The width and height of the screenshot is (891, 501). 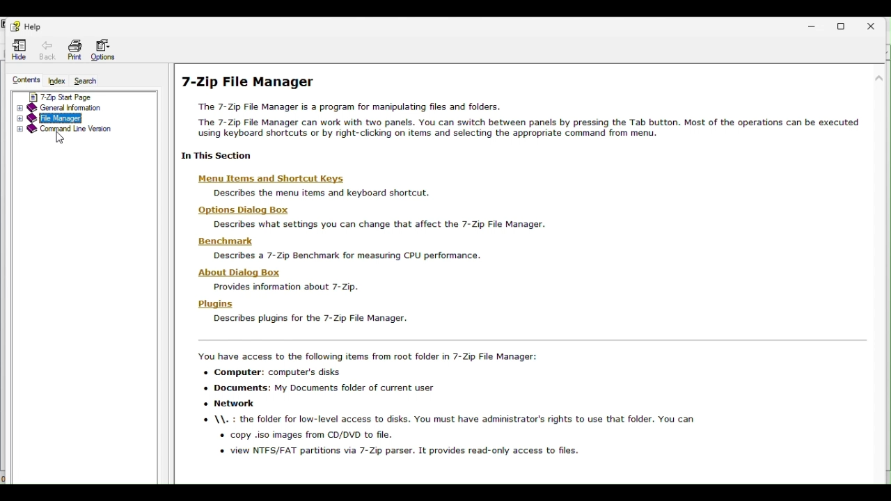 I want to click on 7-Zip File Manager, so click(x=246, y=79).